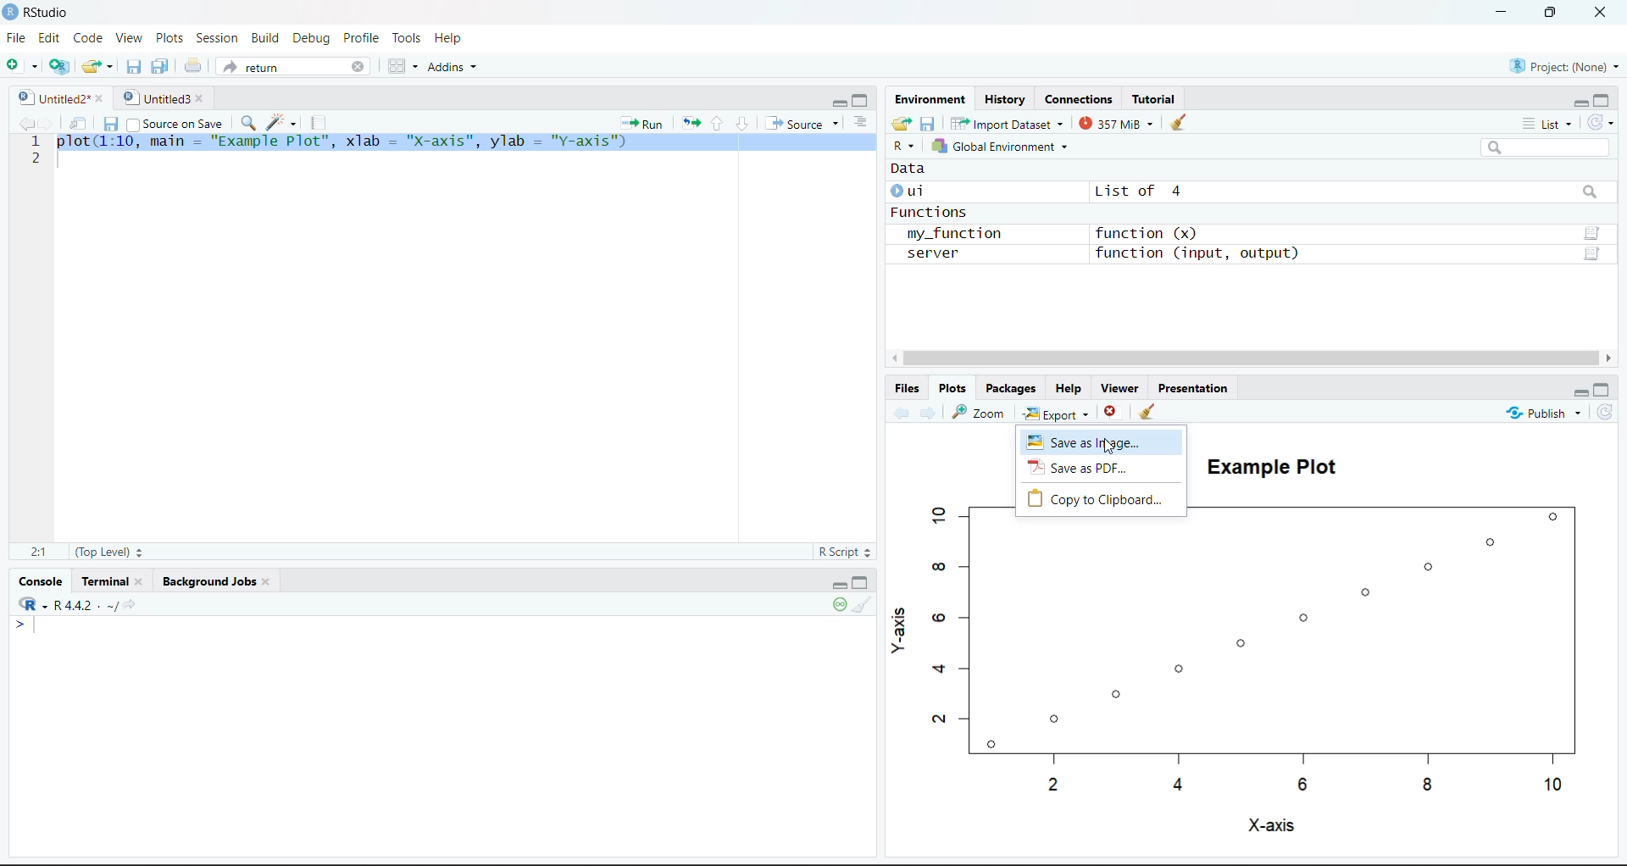 The image size is (1627, 866). Describe the element at coordinates (1134, 192) in the screenshot. I see `List of 4` at that location.